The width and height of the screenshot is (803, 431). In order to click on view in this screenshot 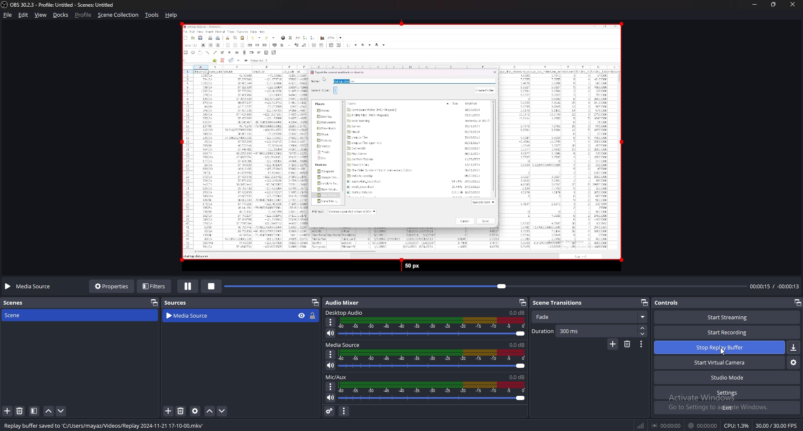, I will do `click(41, 15)`.